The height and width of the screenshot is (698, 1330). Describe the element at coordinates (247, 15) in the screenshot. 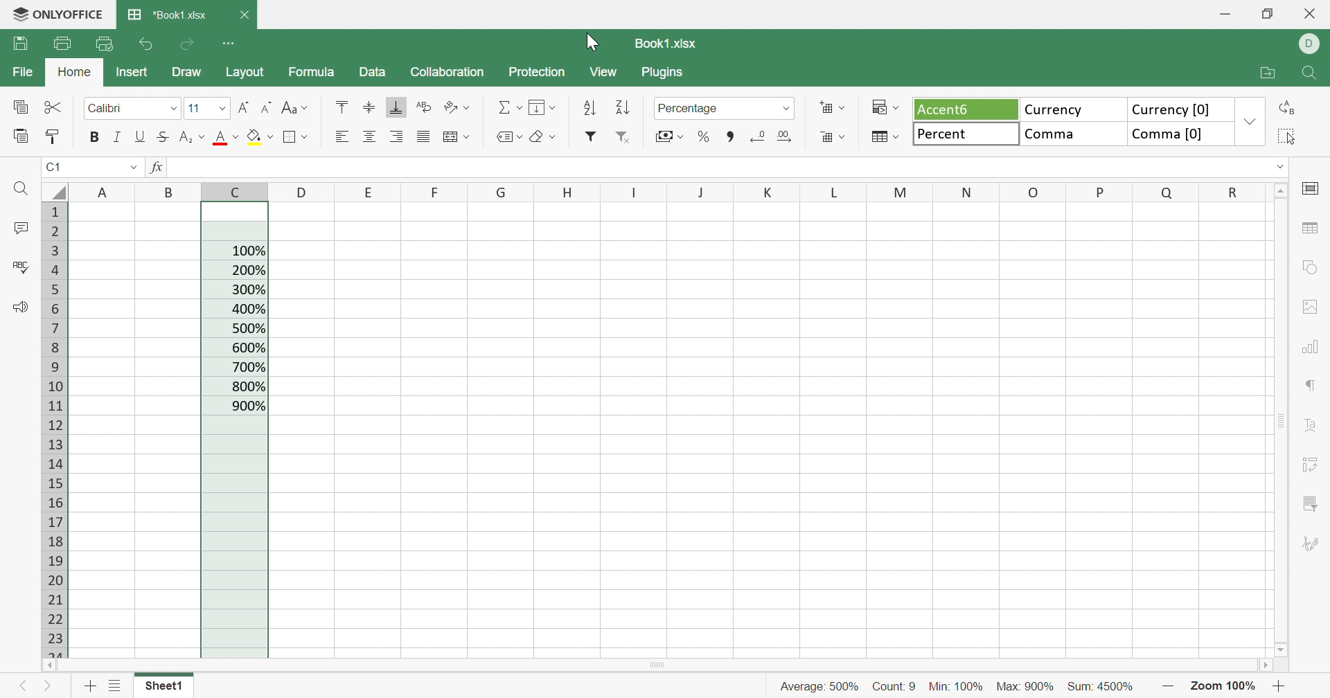

I see `Close` at that location.